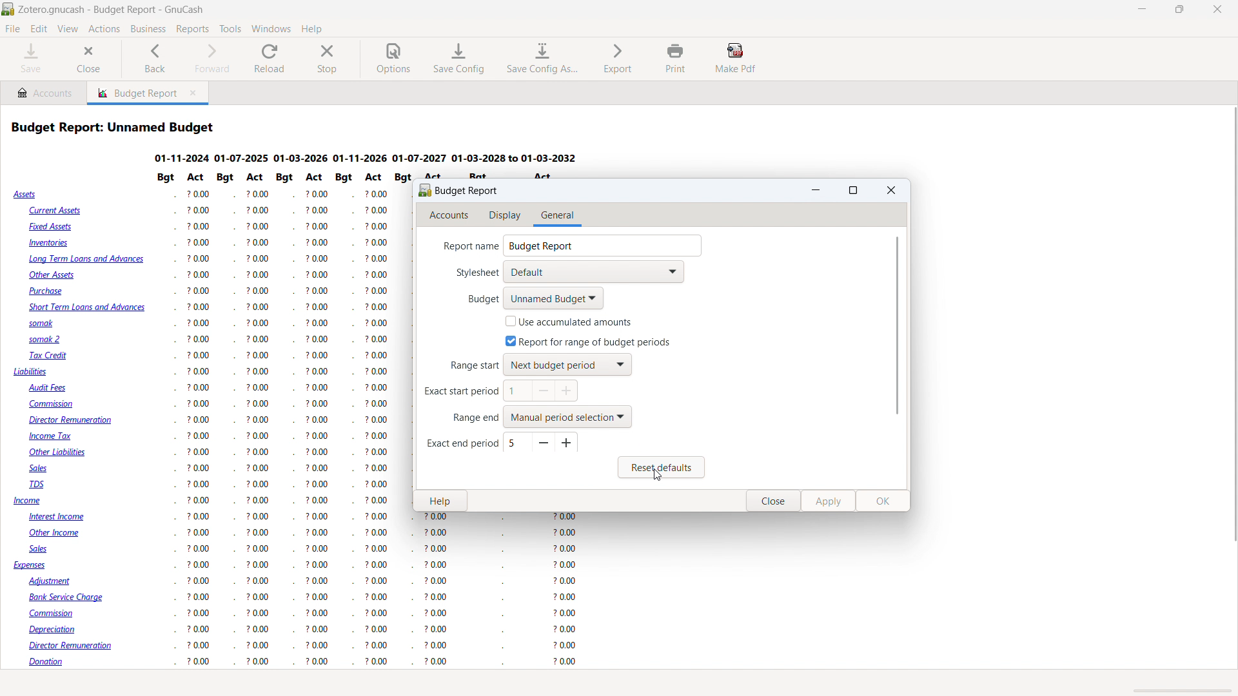 The width and height of the screenshot is (1238, 696). I want to click on Director Remuneration, so click(75, 646).